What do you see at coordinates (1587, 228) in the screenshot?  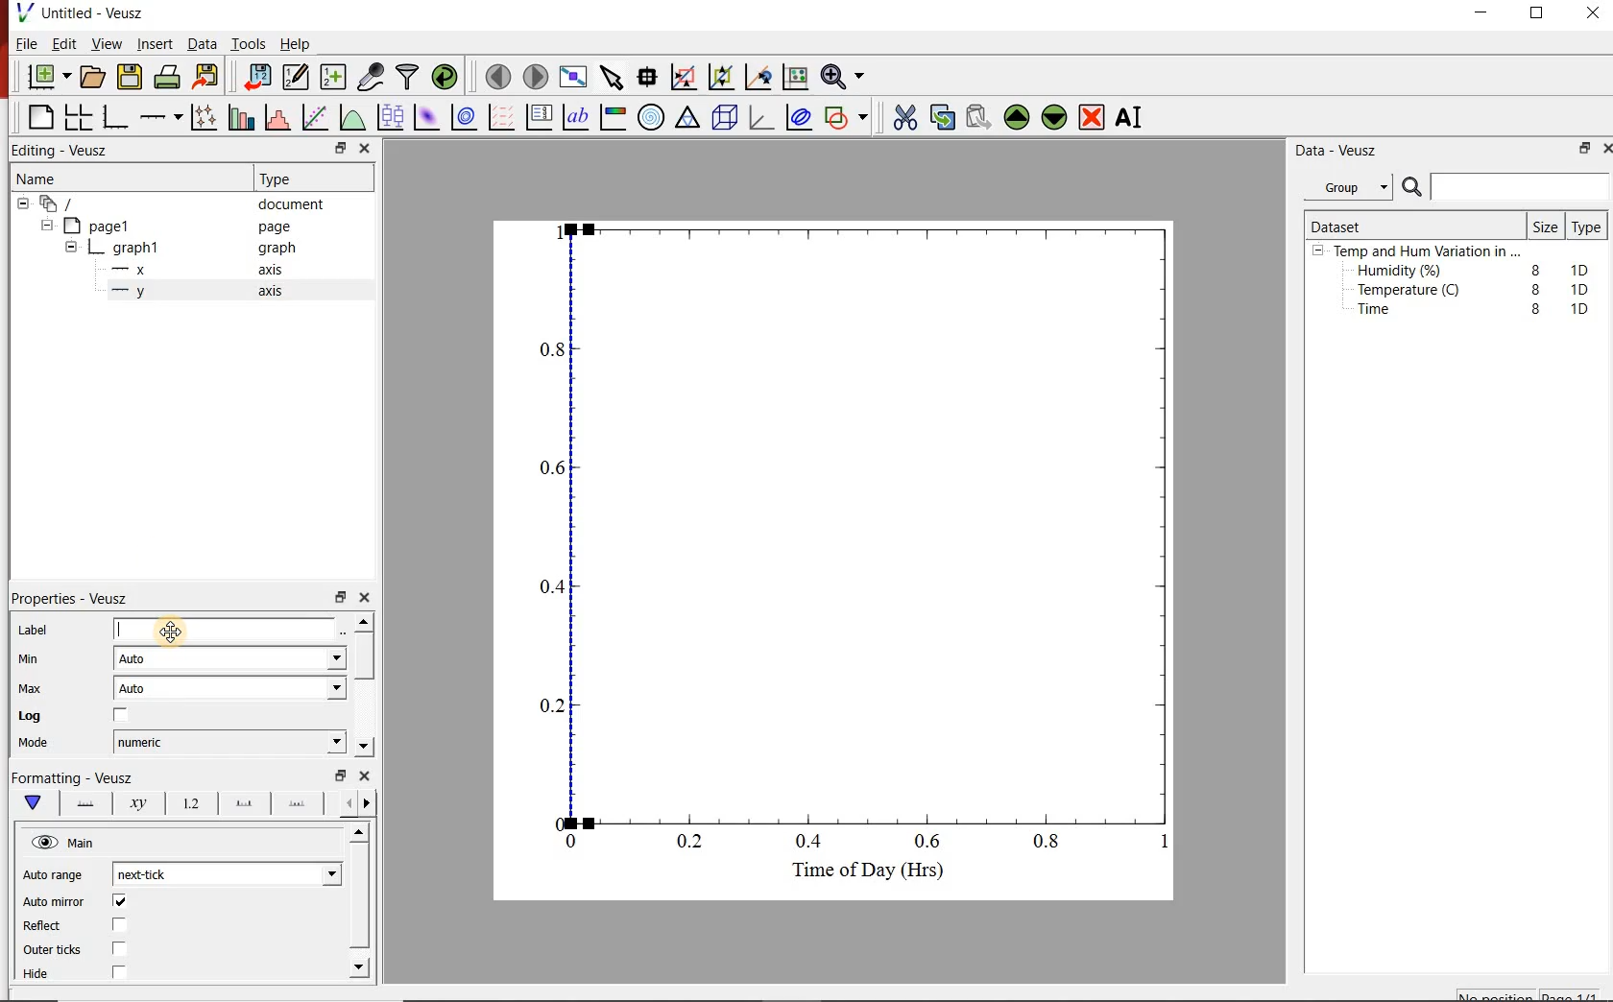 I see `Type` at bounding box center [1587, 228].